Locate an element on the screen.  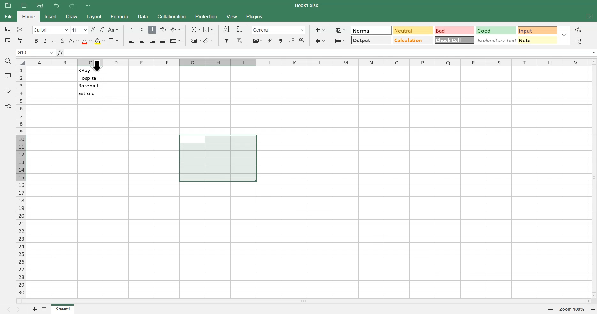
Formula is located at coordinates (61, 53).